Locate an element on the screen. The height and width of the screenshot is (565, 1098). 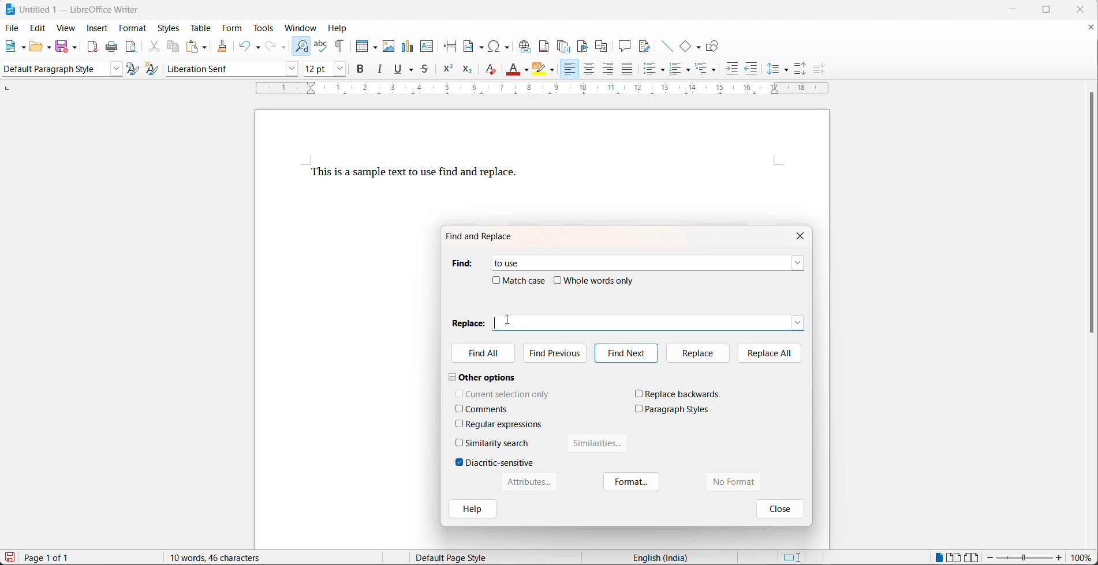
undo options is located at coordinates (257, 46).